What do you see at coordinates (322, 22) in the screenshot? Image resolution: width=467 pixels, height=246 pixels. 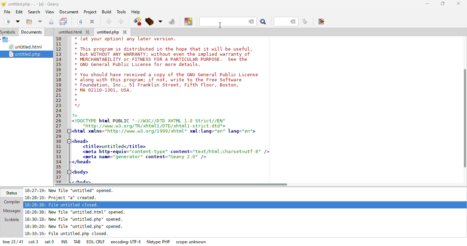 I see `exit` at bounding box center [322, 22].